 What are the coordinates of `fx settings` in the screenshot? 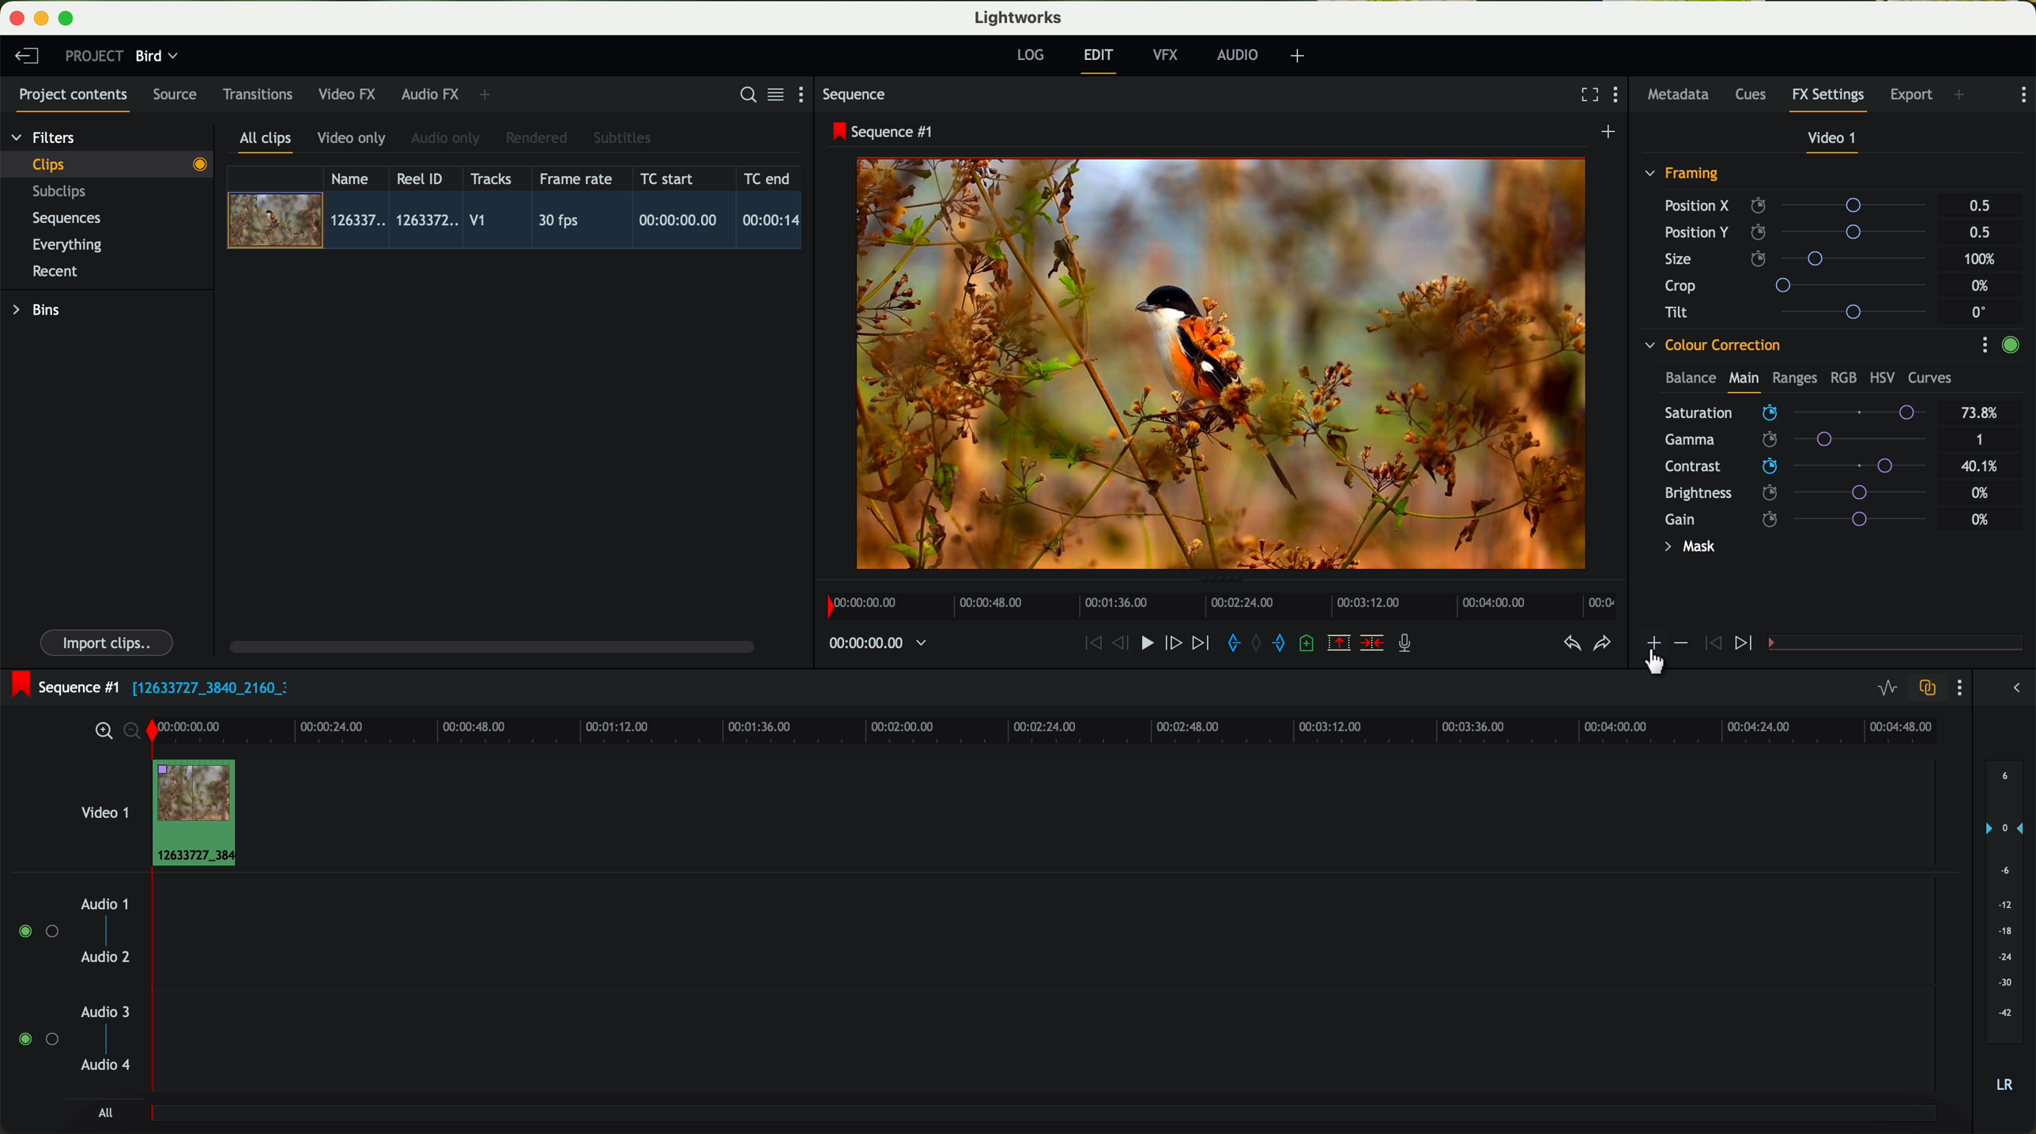 It's located at (1827, 100).